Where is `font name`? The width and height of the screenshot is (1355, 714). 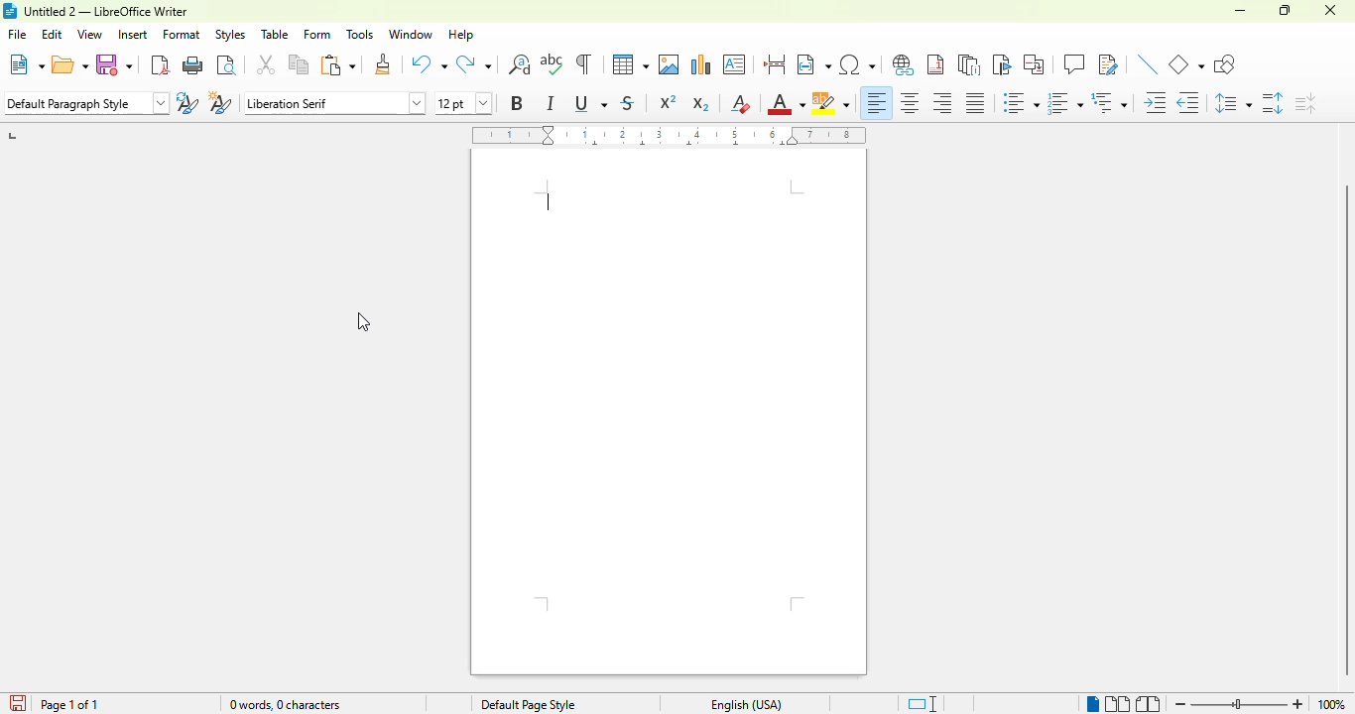
font name is located at coordinates (336, 102).